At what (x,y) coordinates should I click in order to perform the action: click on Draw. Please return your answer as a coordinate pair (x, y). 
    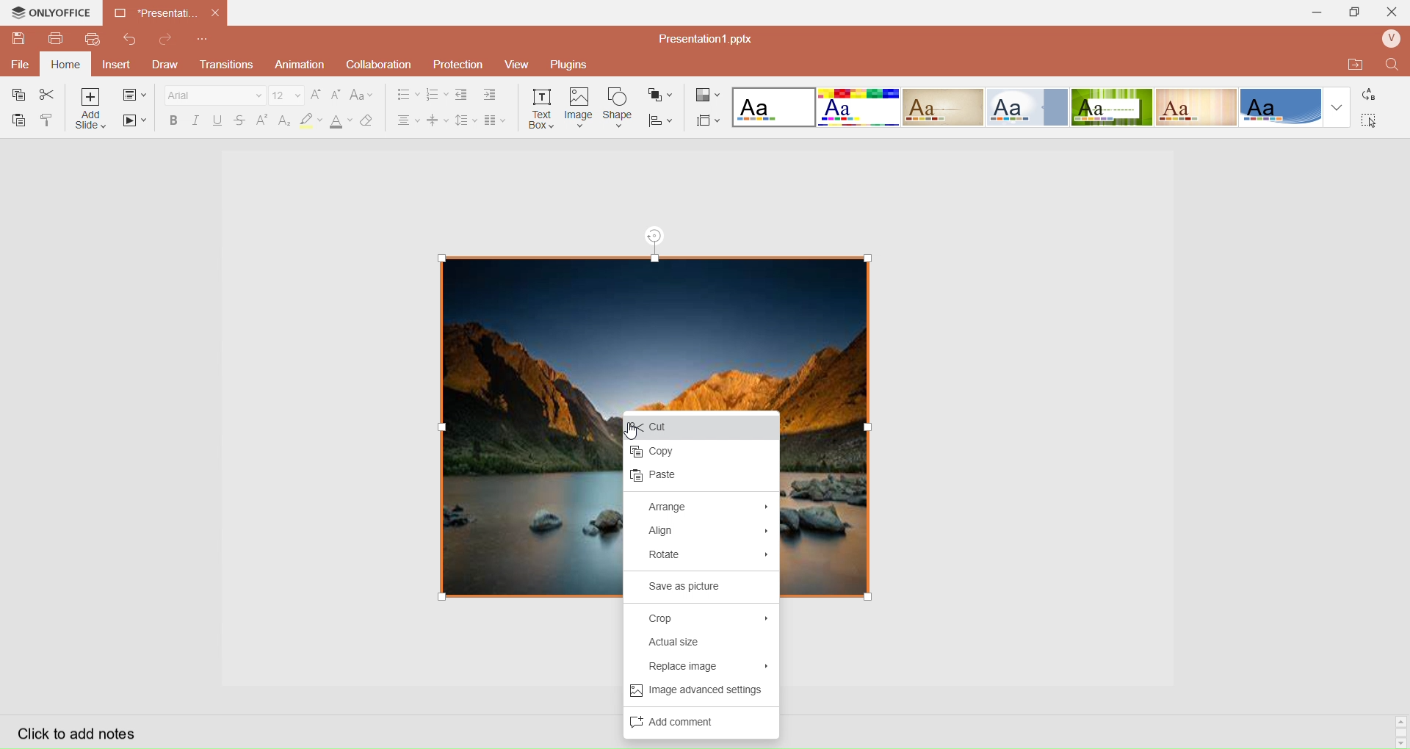
    Looking at the image, I should click on (165, 65).